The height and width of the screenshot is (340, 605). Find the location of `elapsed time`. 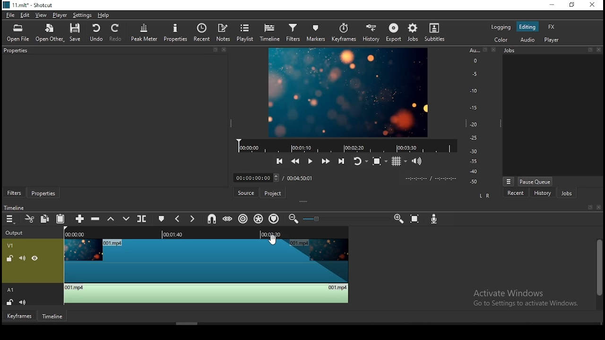

elapsed time is located at coordinates (254, 178).